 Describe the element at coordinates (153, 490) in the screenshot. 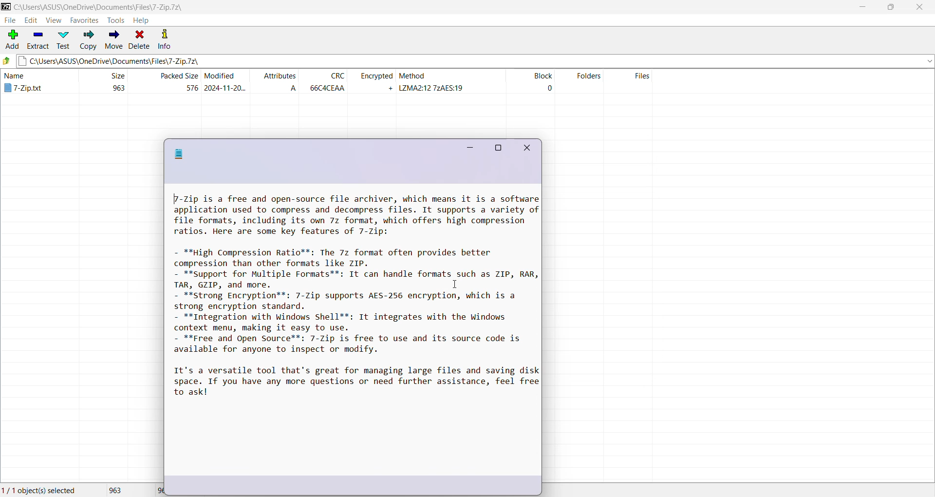

I see `Size of the last file selected` at that location.